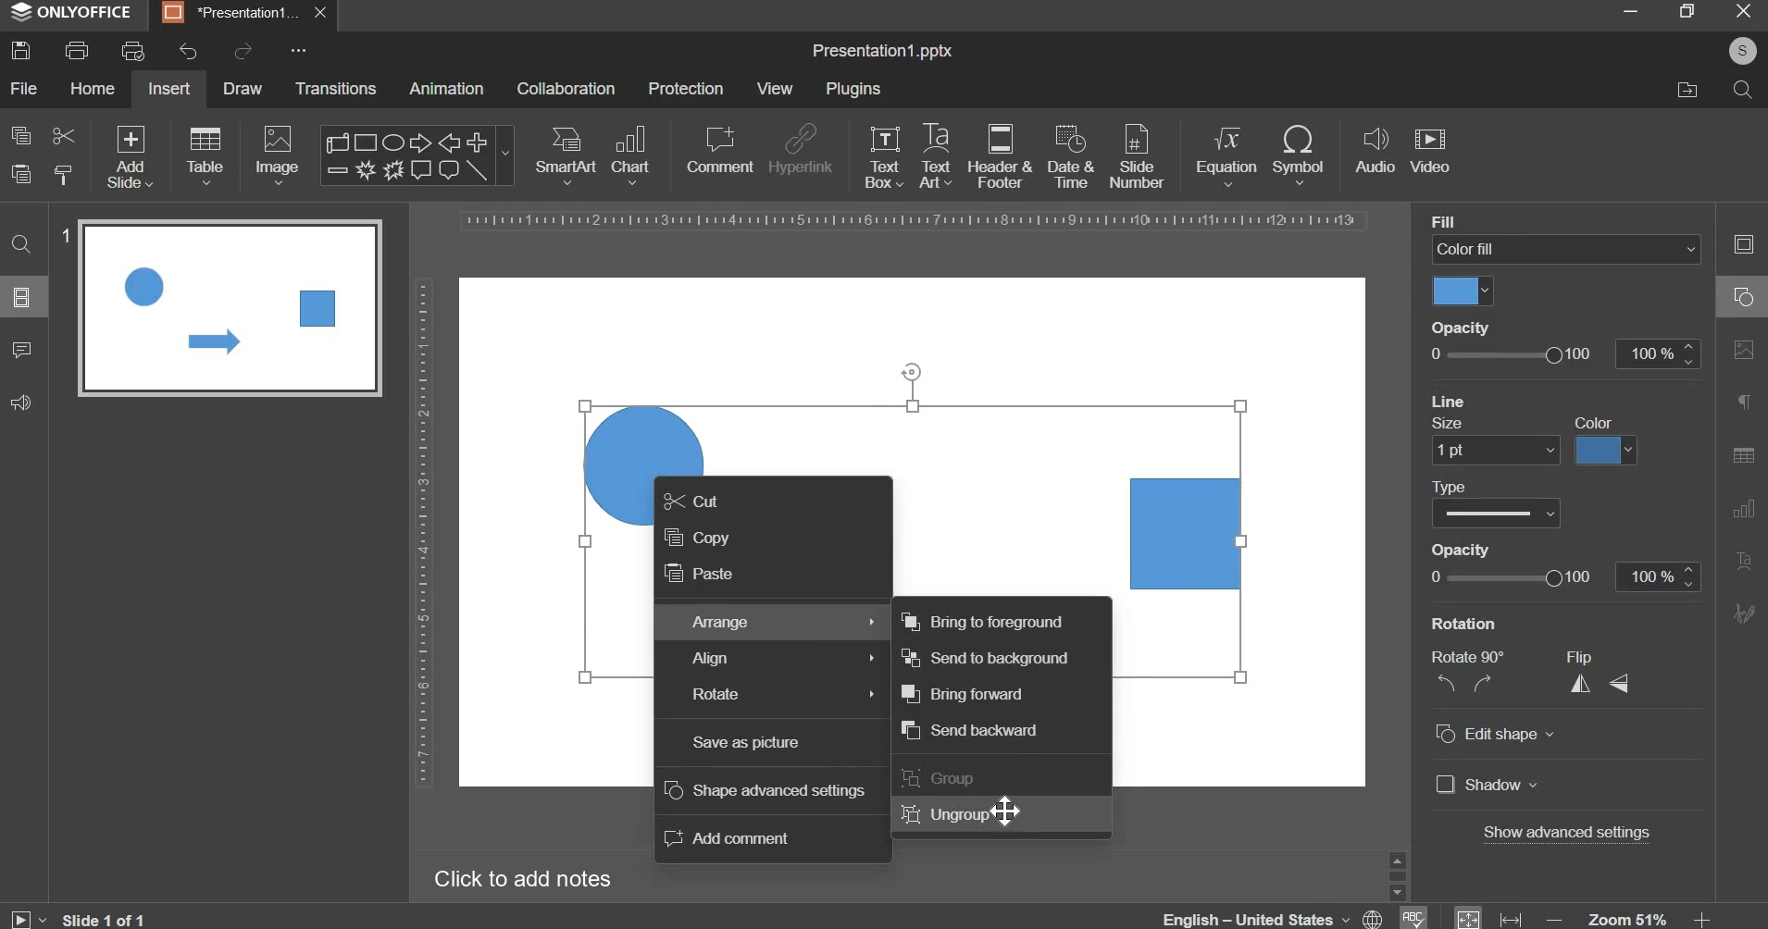 Image resolution: width=1768 pixels, height=929 pixels. Describe the element at coordinates (1136, 155) in the screenshot. I see `slide number` at that location.